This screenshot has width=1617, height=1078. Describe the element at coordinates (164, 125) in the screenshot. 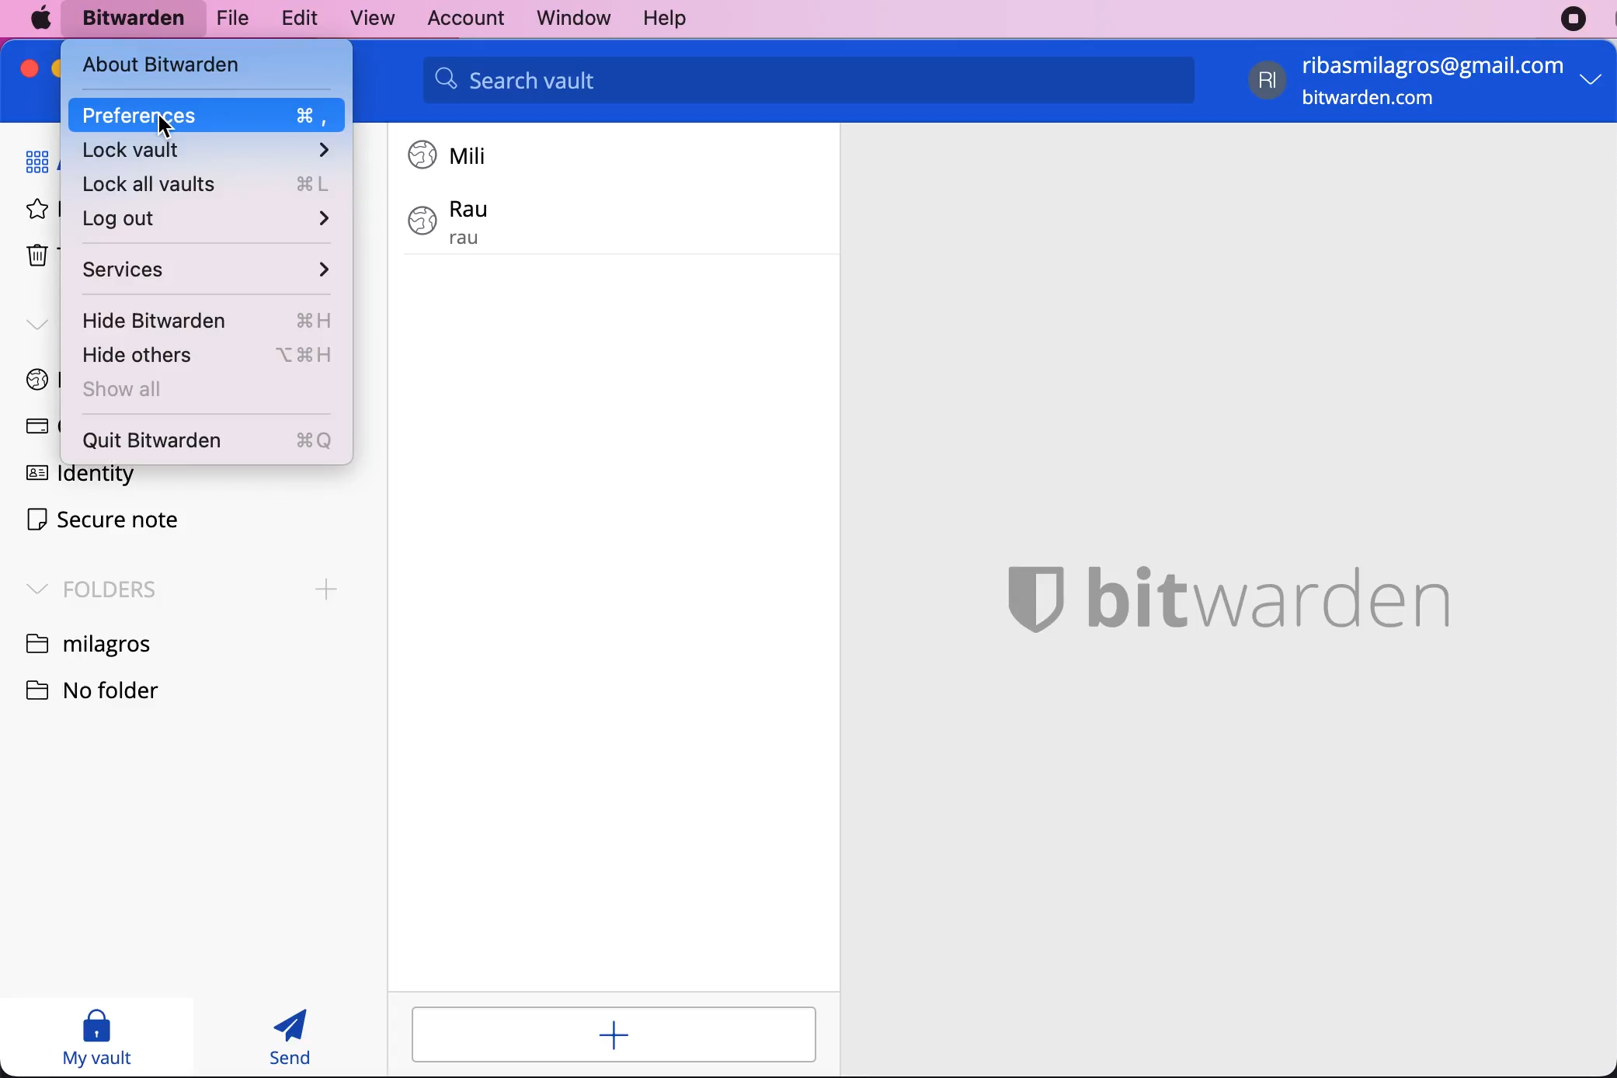

I see `Cursor` at that location.